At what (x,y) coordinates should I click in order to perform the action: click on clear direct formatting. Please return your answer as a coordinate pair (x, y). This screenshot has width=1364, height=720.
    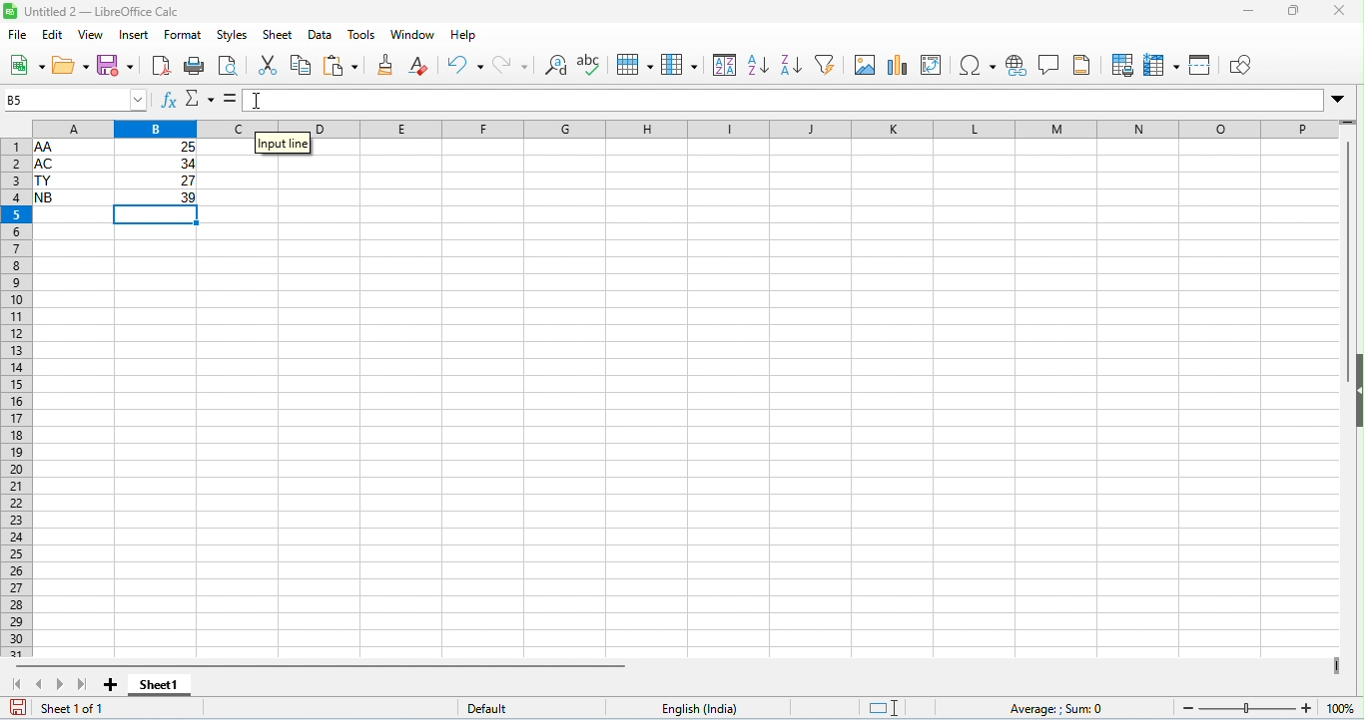
    Looking at the image, I should click on (422, 65).